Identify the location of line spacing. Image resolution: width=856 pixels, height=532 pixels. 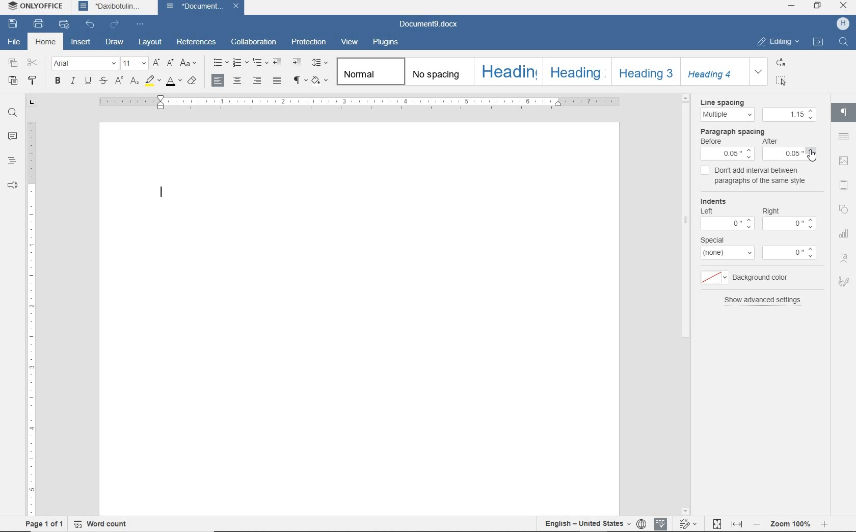
(727, 115).